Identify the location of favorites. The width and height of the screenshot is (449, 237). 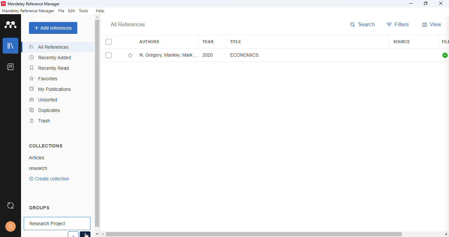
(44, 79).